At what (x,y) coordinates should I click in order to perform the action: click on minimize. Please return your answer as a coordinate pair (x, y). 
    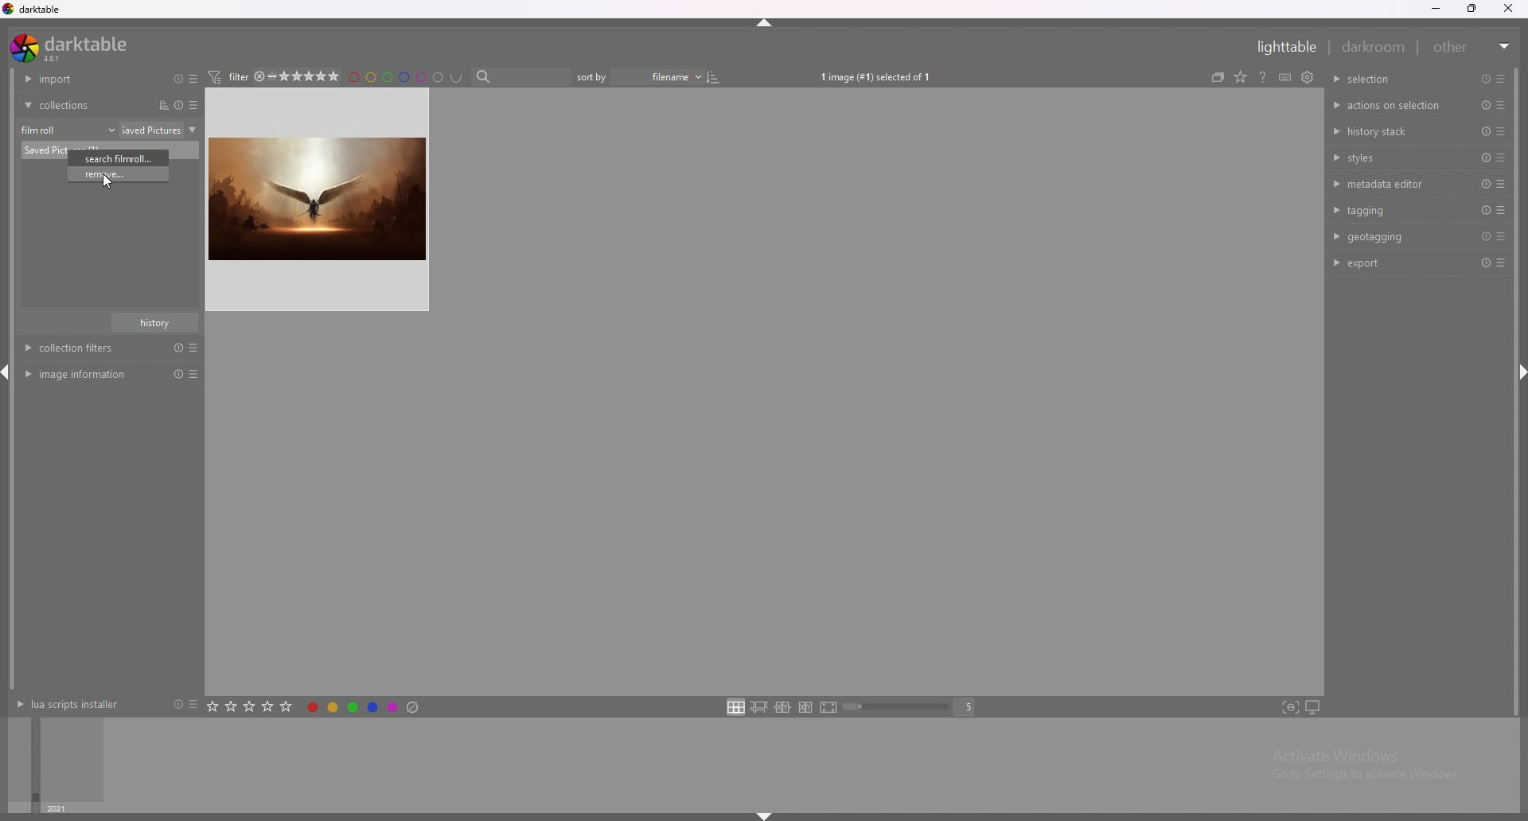
    Looking at the image, I should click on (1436, 9).